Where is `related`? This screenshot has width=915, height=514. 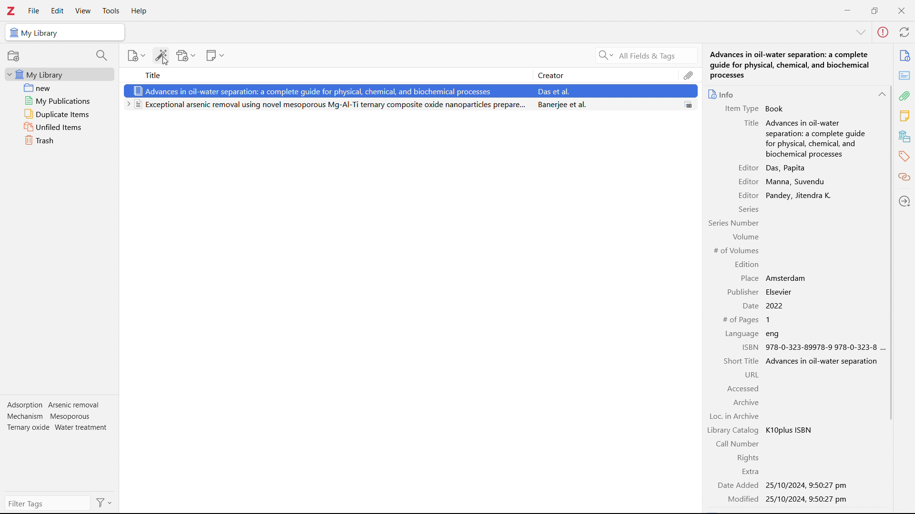 related is located at coordinates (905, 177).